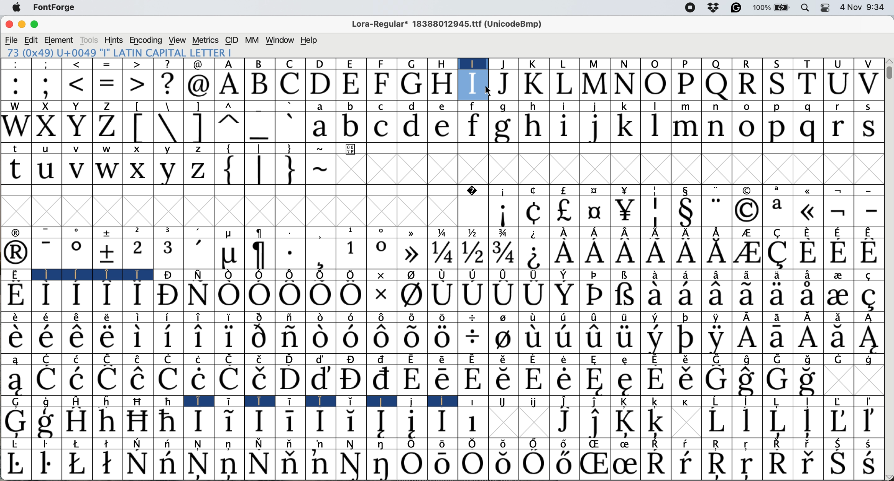 The height and width of the screenshot is (481, 894). Describe the element at coordinates (532, 190) in the screenshot. I see `symbol` at that location.